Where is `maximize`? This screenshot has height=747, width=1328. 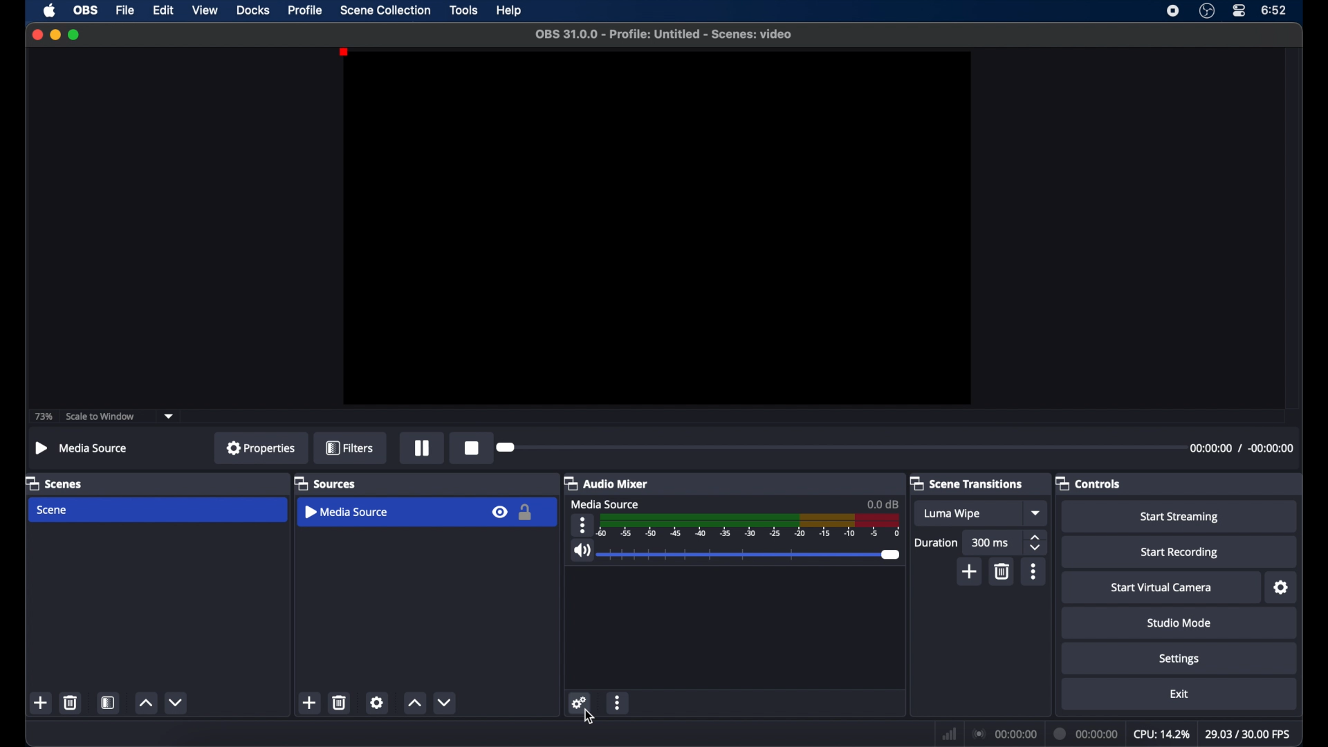 maximize is located at coordinates (74, 35).